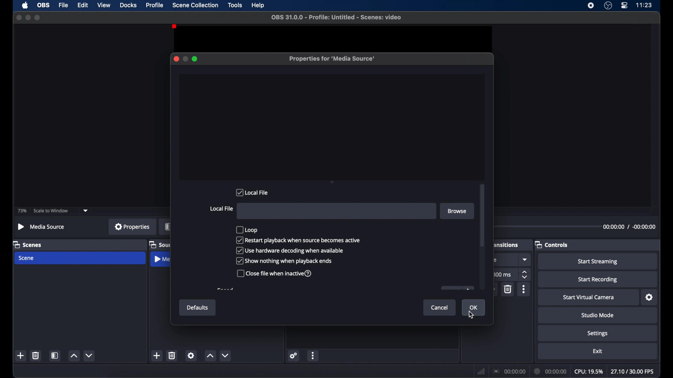 The image size is (673, 378). Describe the element at coordinates (644, 5) in the screenshot. I see `time` at that location.